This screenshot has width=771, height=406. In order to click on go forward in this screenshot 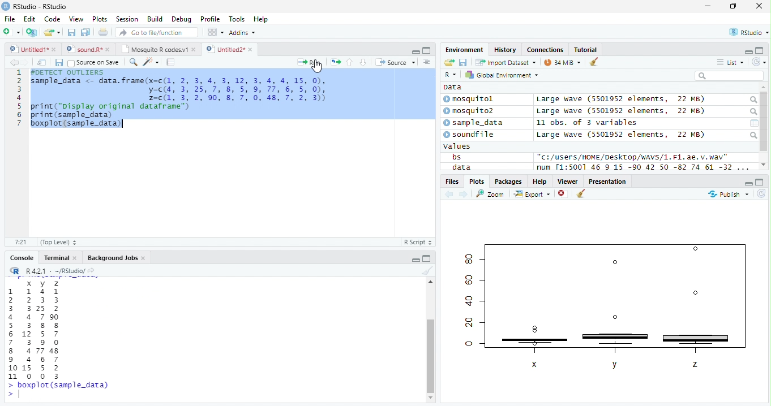, I will do `click(464, 195)`.